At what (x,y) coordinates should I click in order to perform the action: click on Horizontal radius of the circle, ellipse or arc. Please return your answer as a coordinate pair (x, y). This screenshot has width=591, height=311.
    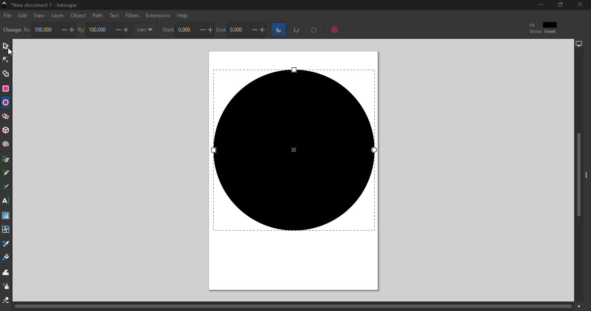
    Looking at the image, I should click on (54, 29).